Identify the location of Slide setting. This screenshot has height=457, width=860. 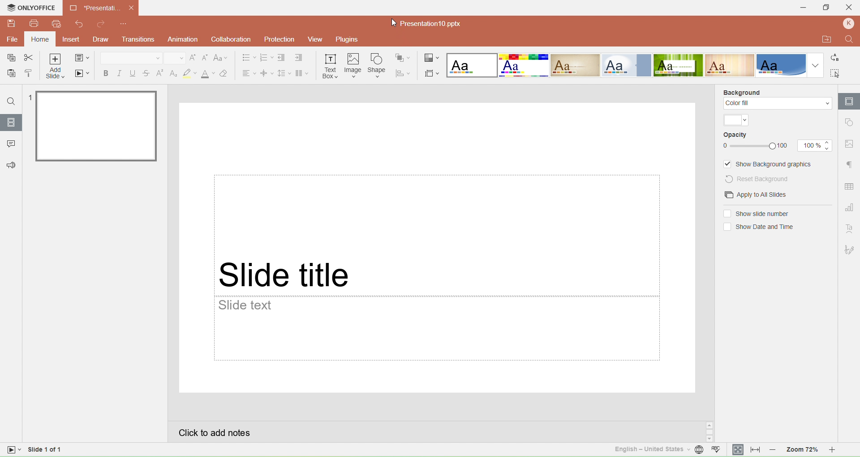
(849, 123).